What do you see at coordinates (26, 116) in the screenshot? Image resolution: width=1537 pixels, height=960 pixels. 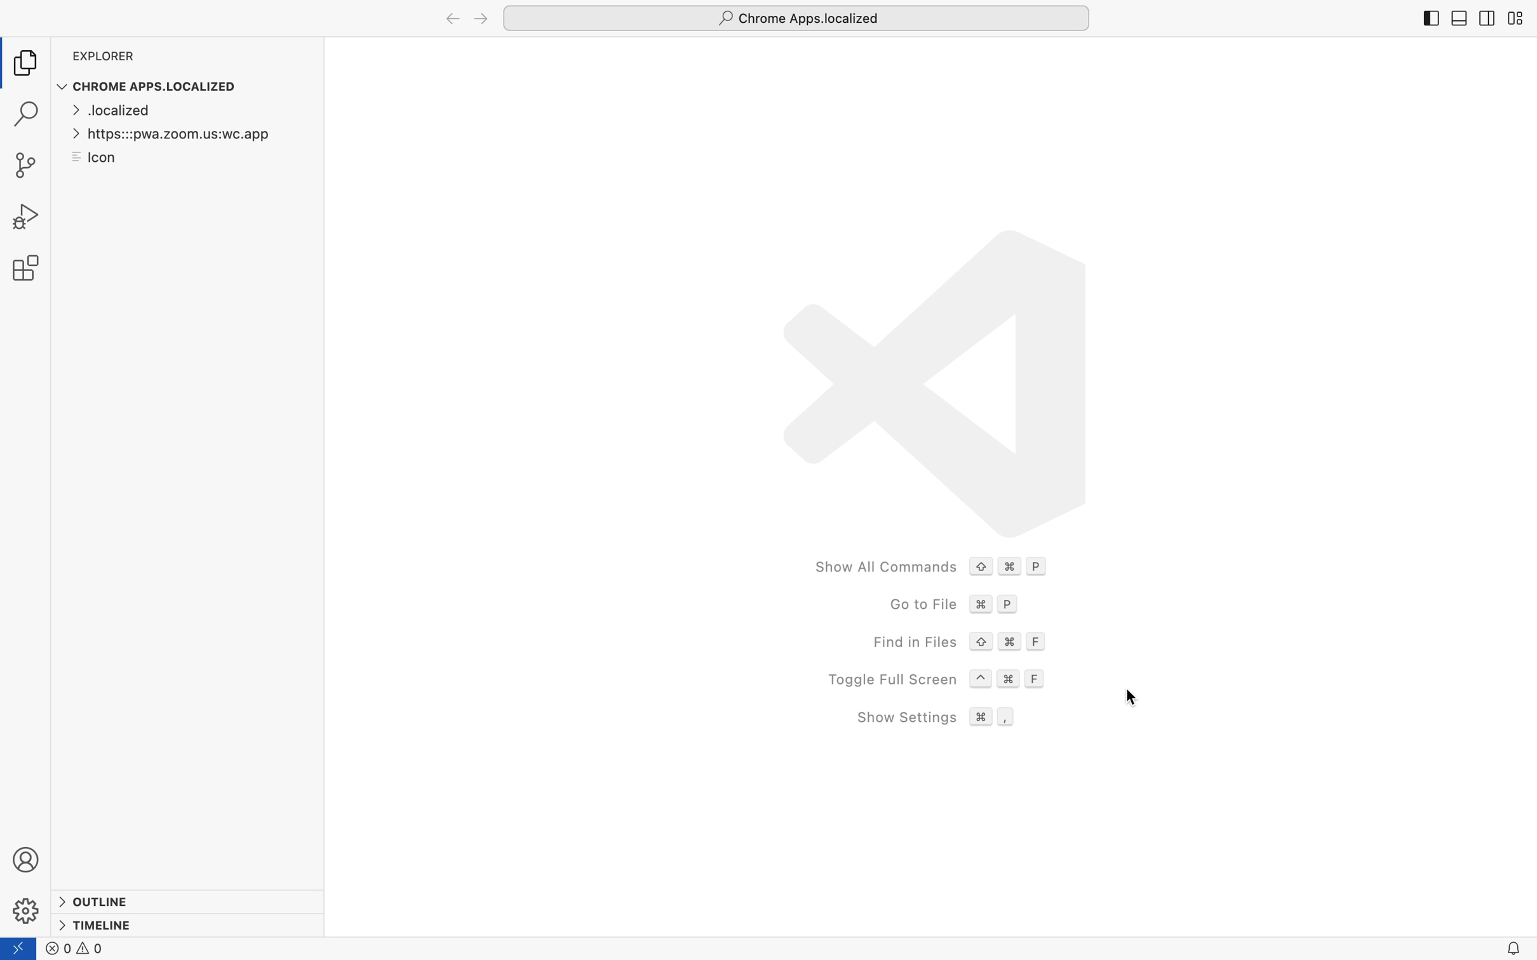 I see `search` at bounding box center [26, 116].